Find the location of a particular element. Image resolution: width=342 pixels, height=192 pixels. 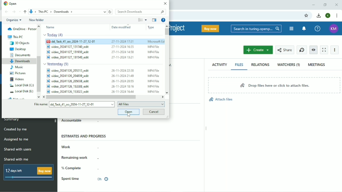

Summary is located at coordinates (12, 120).